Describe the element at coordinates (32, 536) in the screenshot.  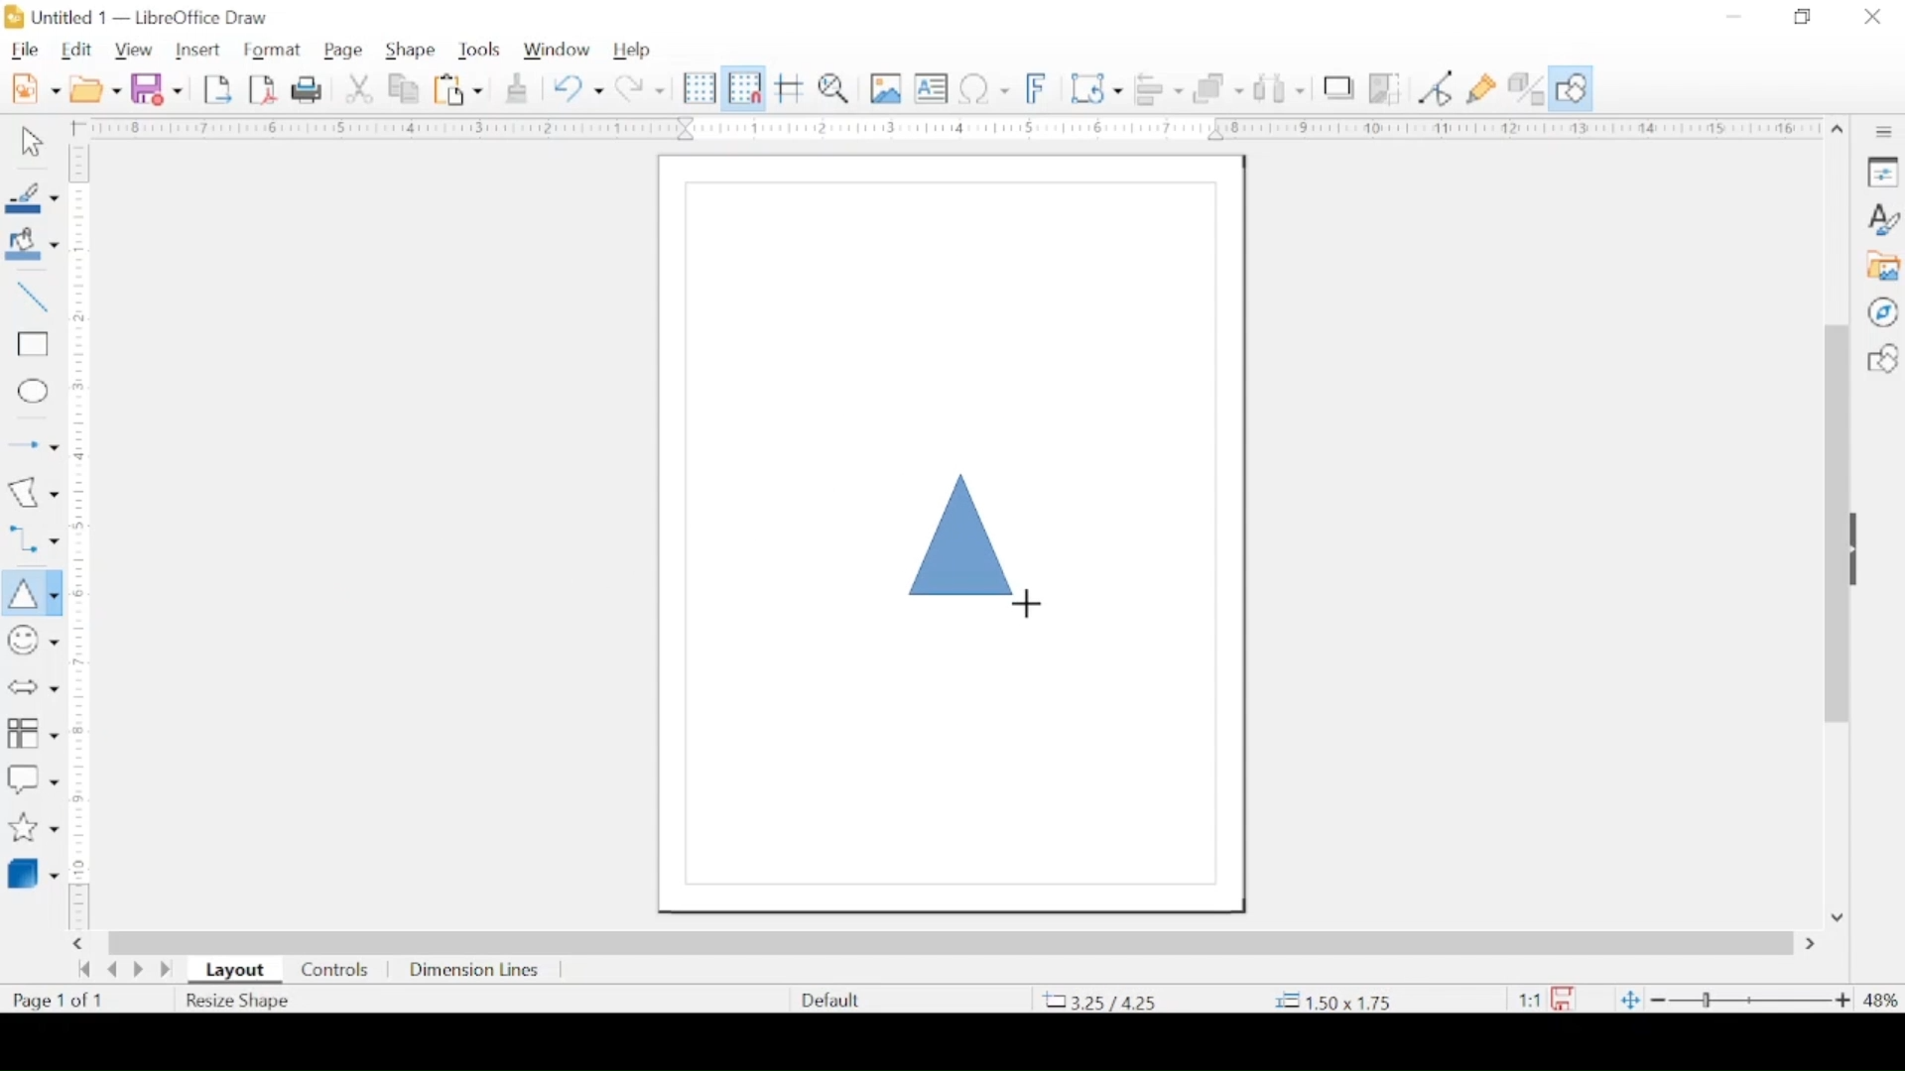
I see `connectors` at that location.